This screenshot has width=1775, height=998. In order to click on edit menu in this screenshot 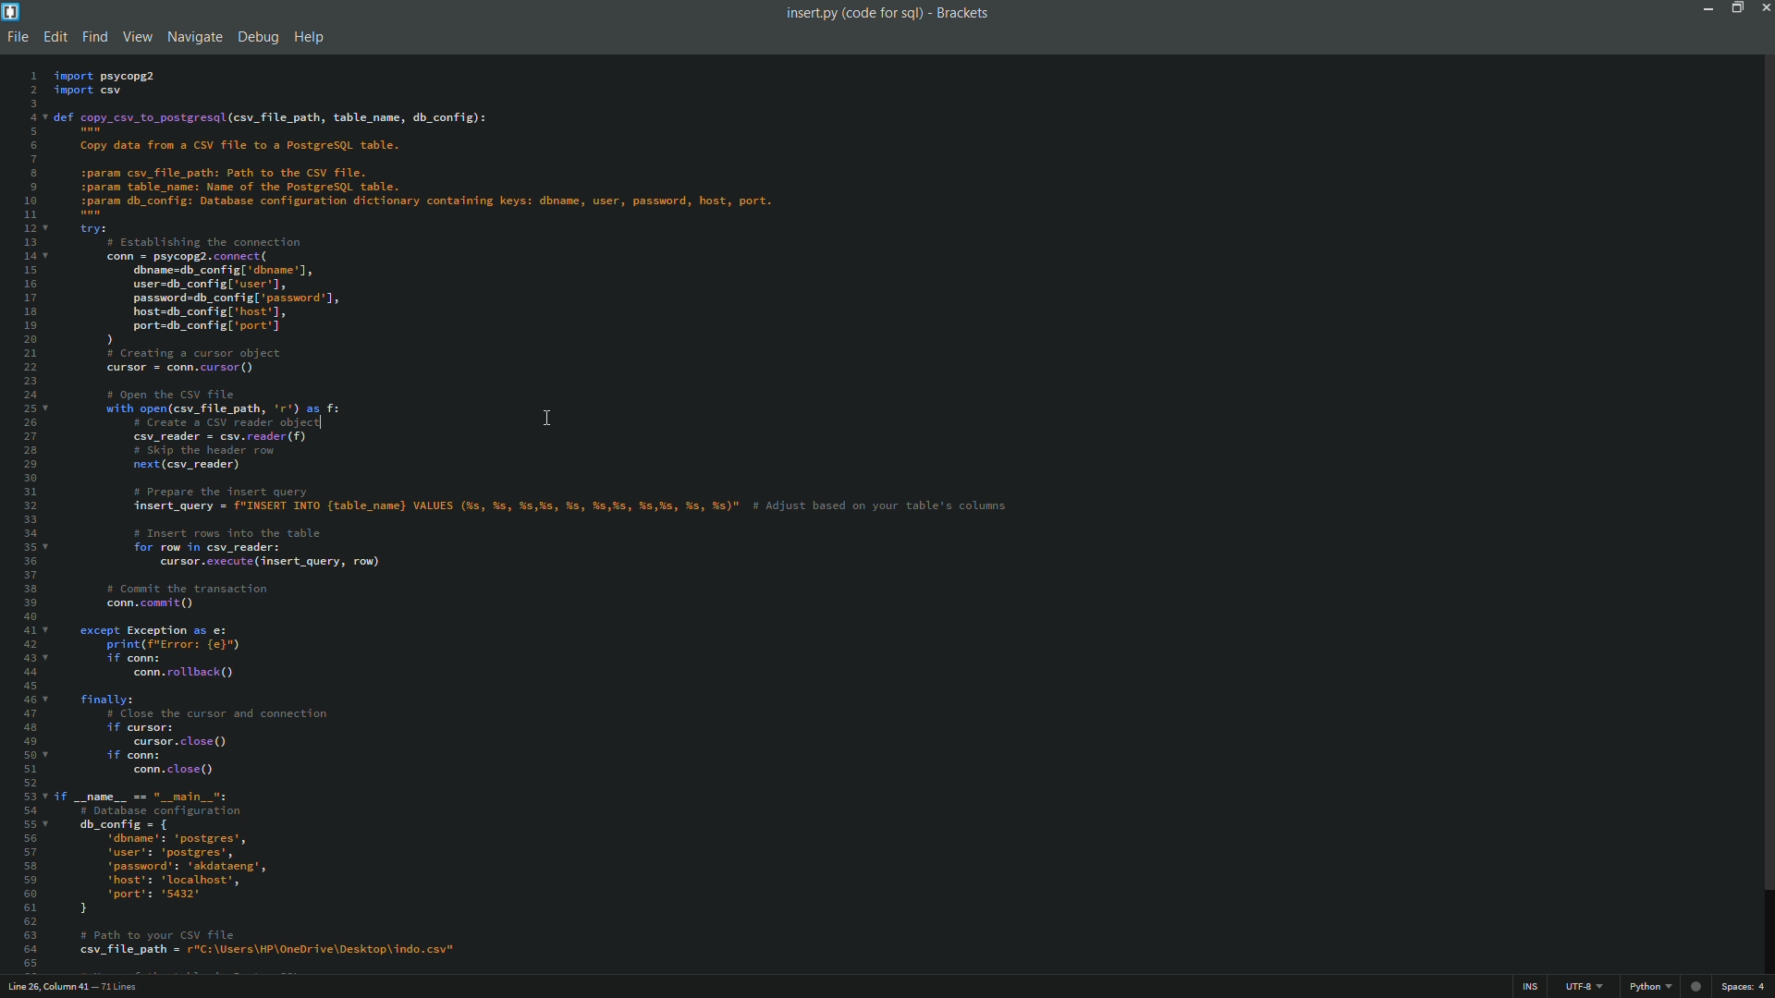, I will do `click(55, 36)`.